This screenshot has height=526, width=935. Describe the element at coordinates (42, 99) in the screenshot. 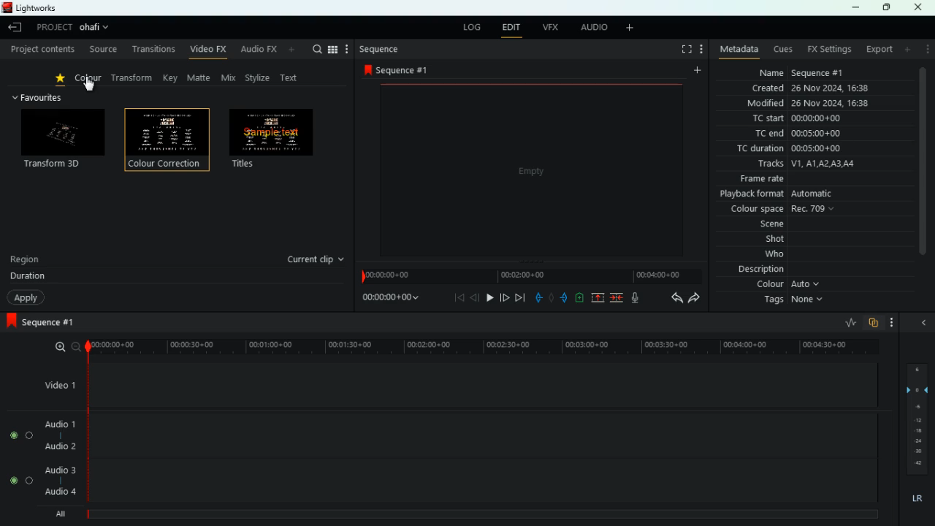

I see `favourites` at that location.